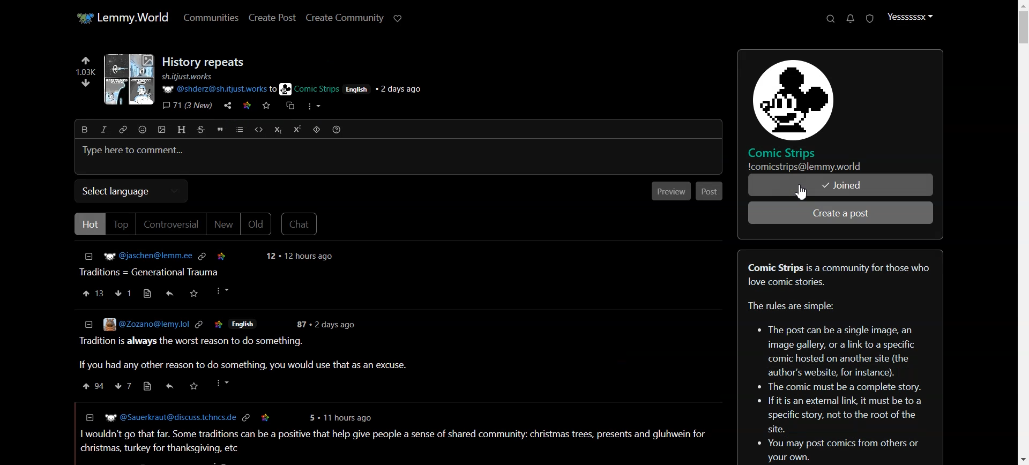  I want to click on Hot, so click(88, 224).